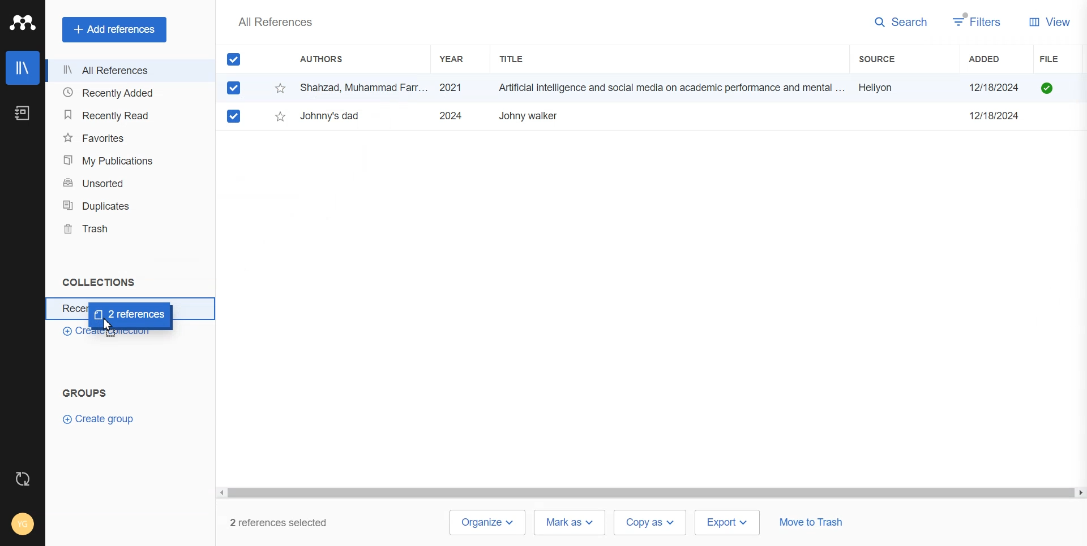 The image size is (1087, 546). What do you see at coordinates (126, 71) in the screenshot?
I see `All References` at bounding box center [126, 71].